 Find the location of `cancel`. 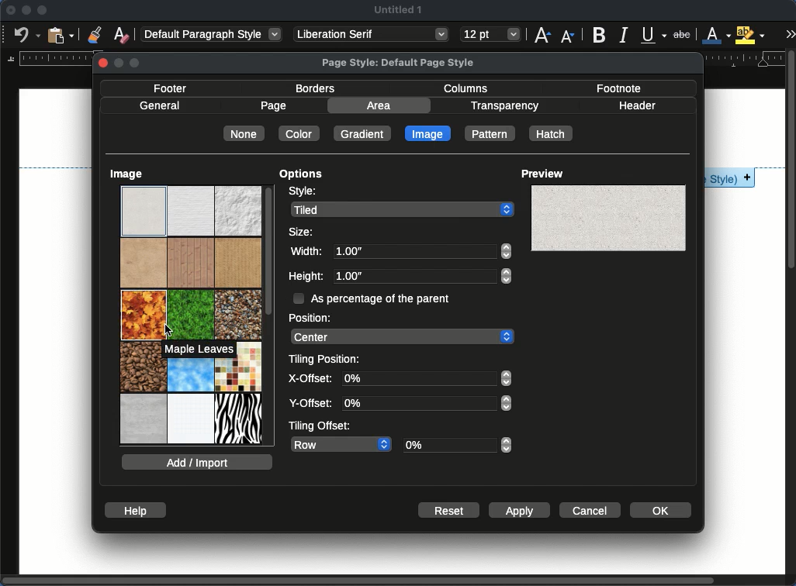

cancel is located at coordinates (591, 510).